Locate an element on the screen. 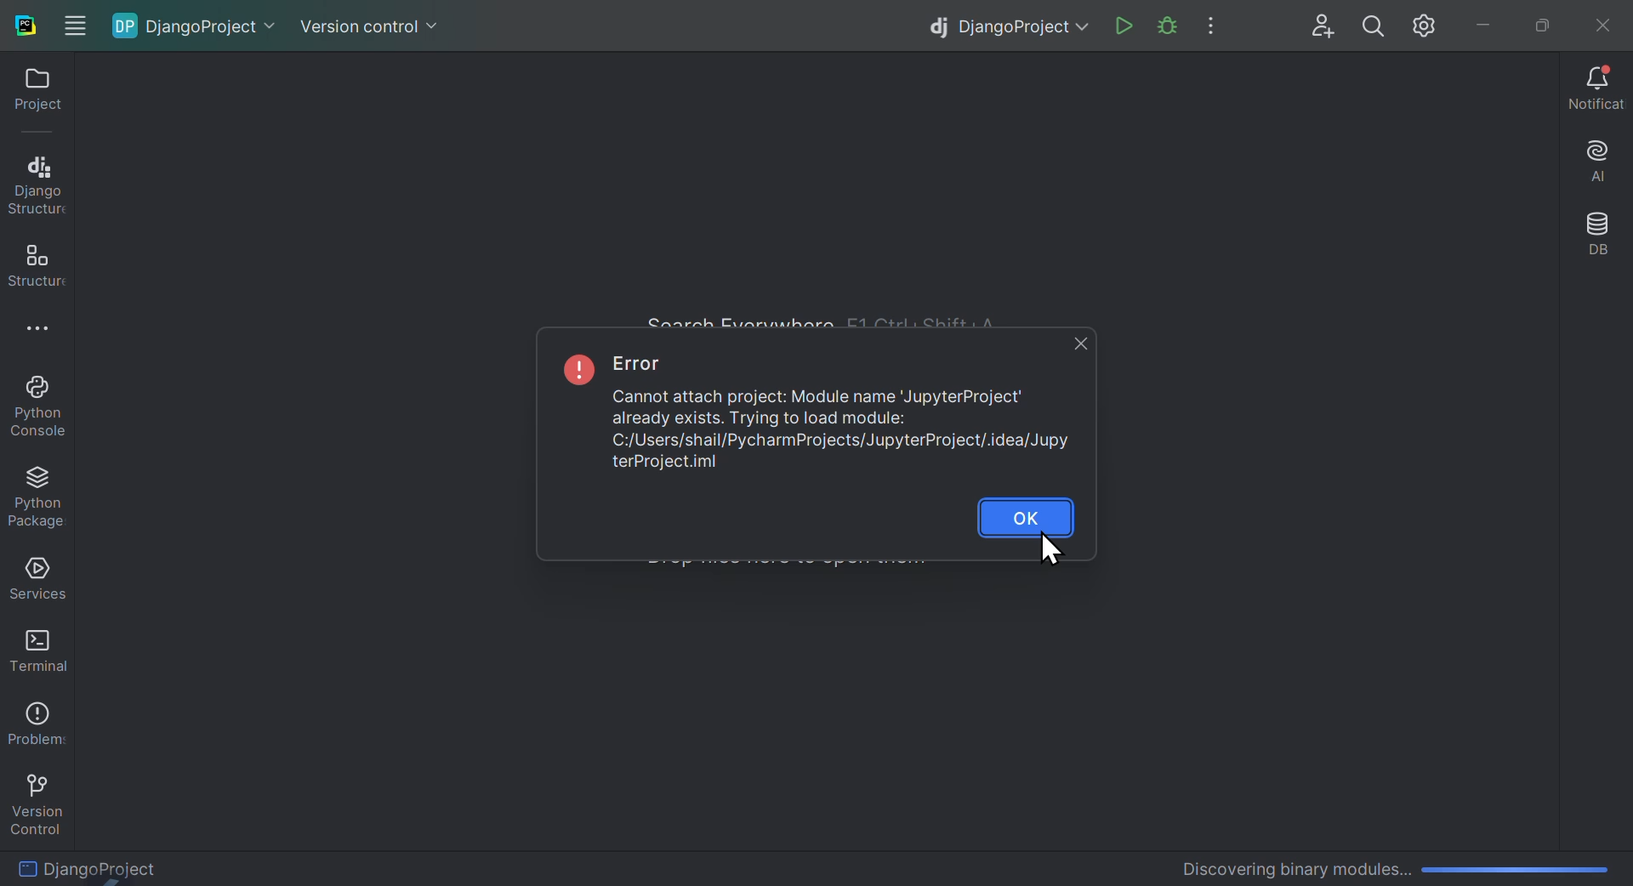 This screenshot has width=1633, height=886. Version control is located at coordinates (371, 20).